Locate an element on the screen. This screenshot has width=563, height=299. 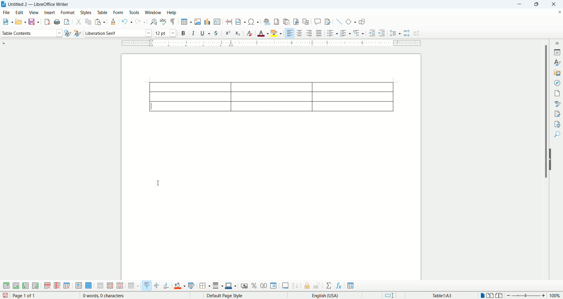
insert formula is located at coordinates (339, 286).